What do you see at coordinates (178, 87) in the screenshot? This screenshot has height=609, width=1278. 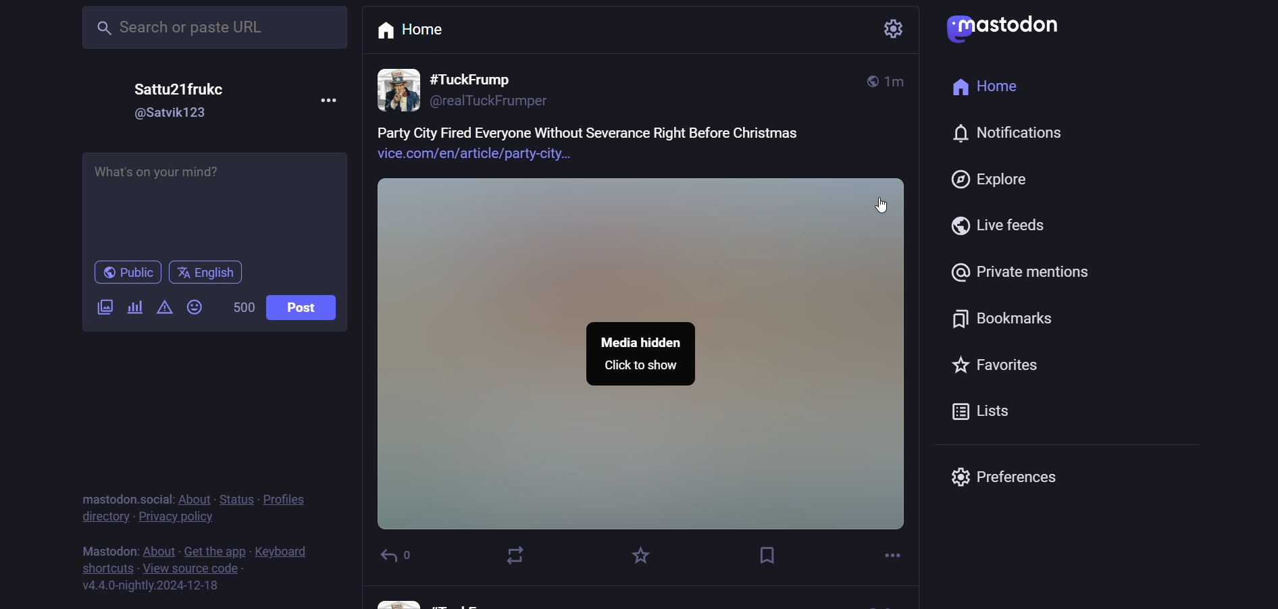 I see `Username` at bounding box center [178, 87].